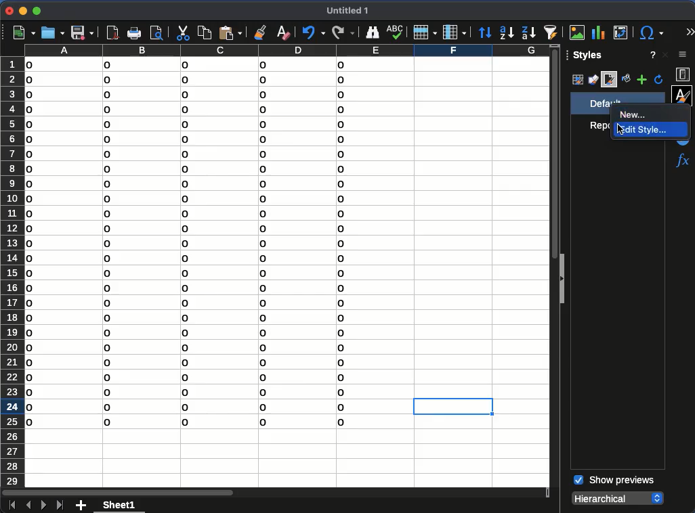  I want to click on finder, so click(373, 32).